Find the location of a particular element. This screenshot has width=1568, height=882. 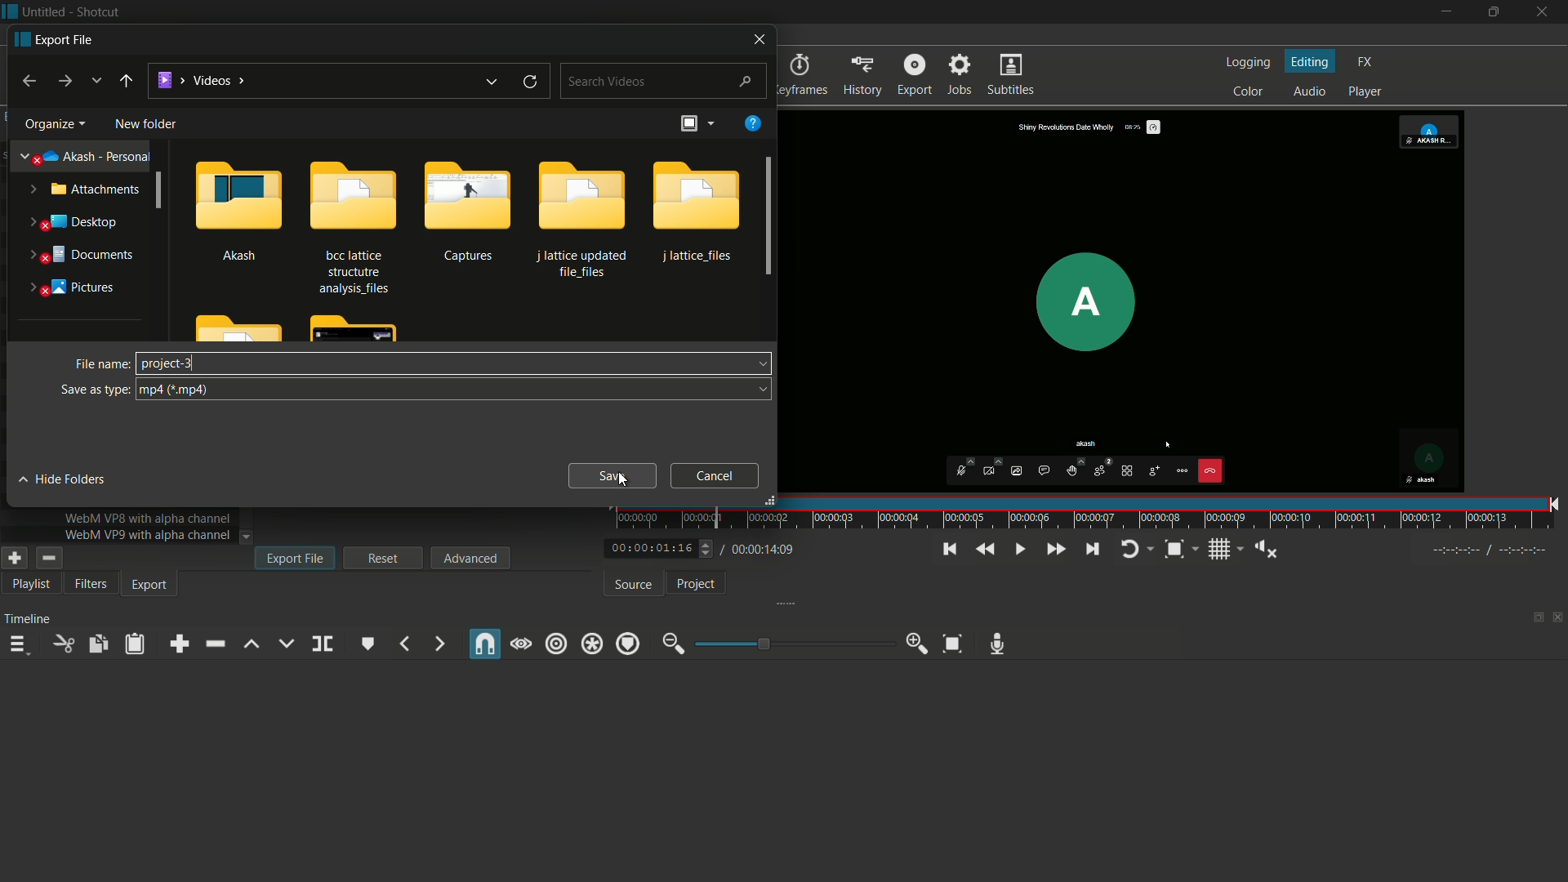

Export is located at coordinates (152, 585).